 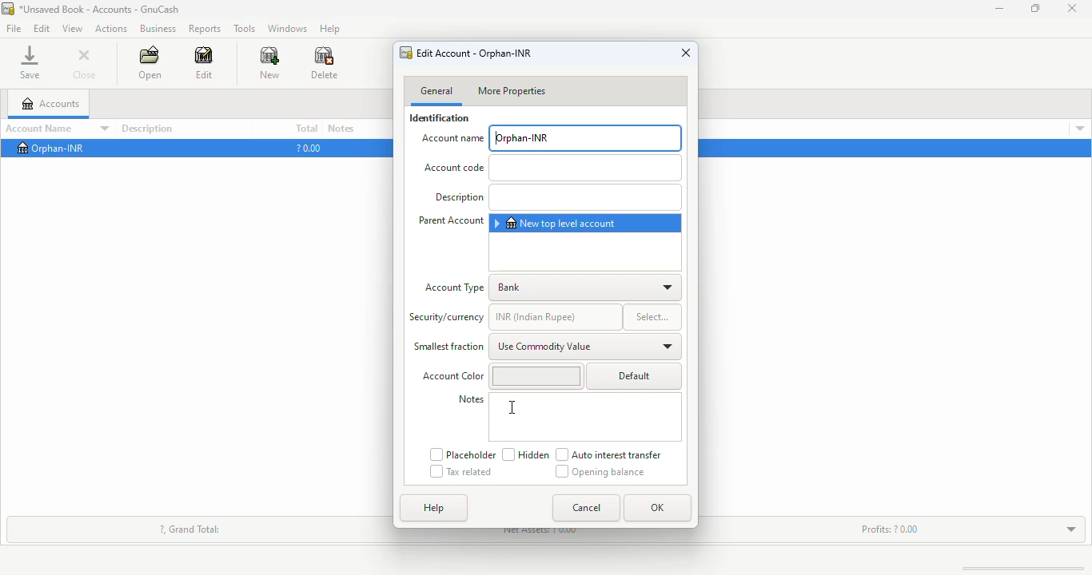 I want to click on title, so click(x=100, y=10).